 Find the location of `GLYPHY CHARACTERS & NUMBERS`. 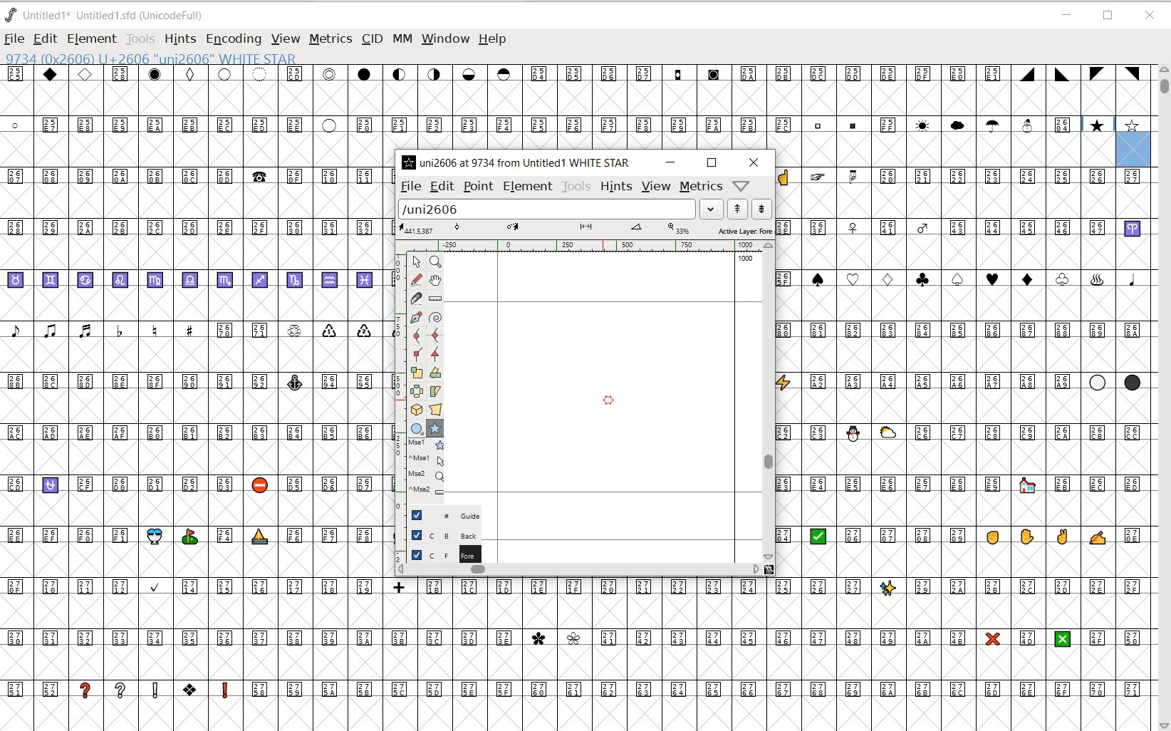

GLYPHY CHARACTERS & NUMBERS is located at coordinates (963, 576).